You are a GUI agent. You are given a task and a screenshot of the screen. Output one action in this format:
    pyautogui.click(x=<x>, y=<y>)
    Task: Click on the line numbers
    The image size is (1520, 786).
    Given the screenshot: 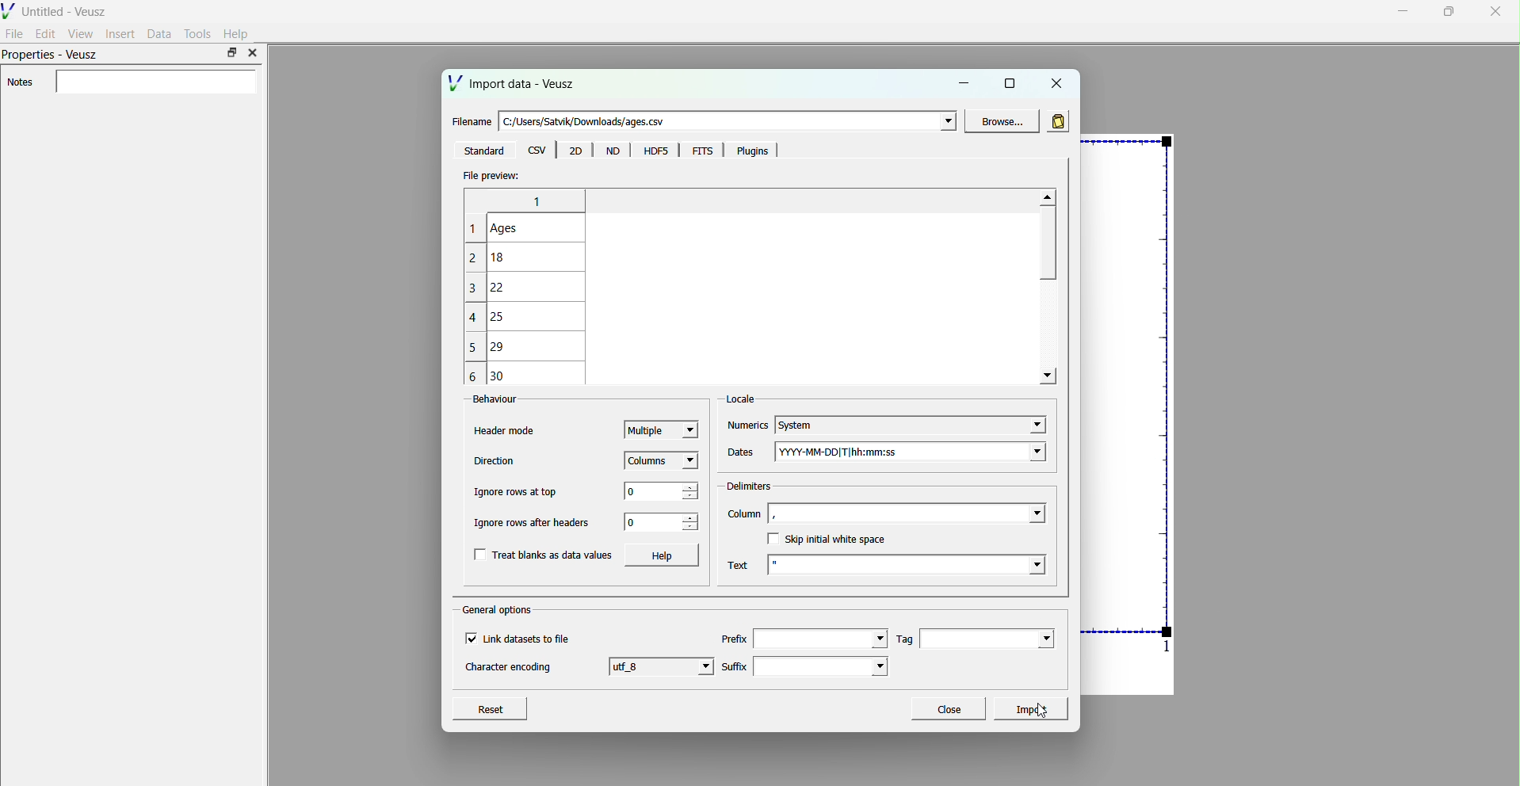 What is the action you would take?
    pyautogui.click(x=536, y=200)
    